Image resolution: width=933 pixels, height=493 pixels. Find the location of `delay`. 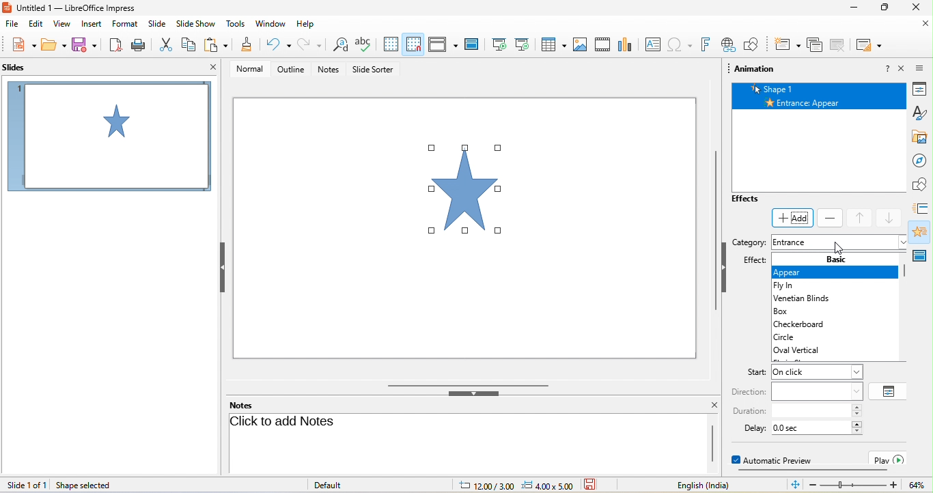

delay is located at coordinates (750, 427).